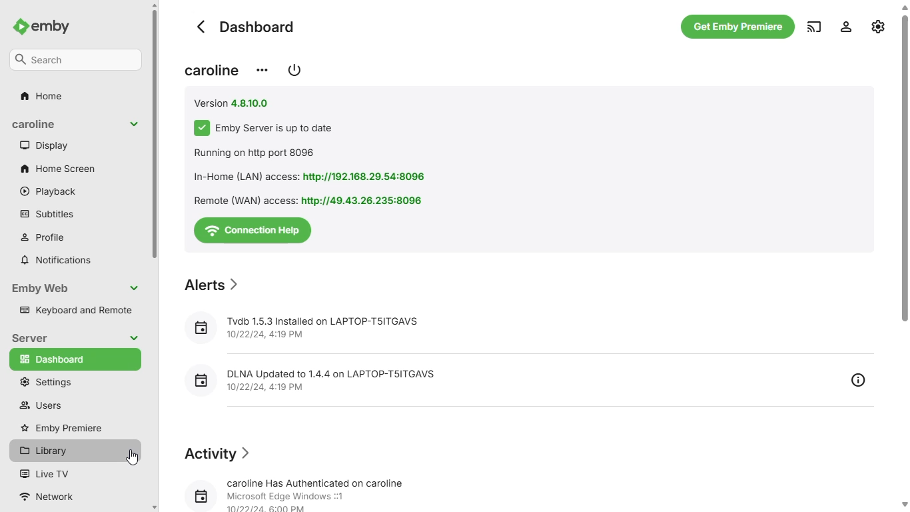  I want to click on get emby premiere, so click(739, 27).